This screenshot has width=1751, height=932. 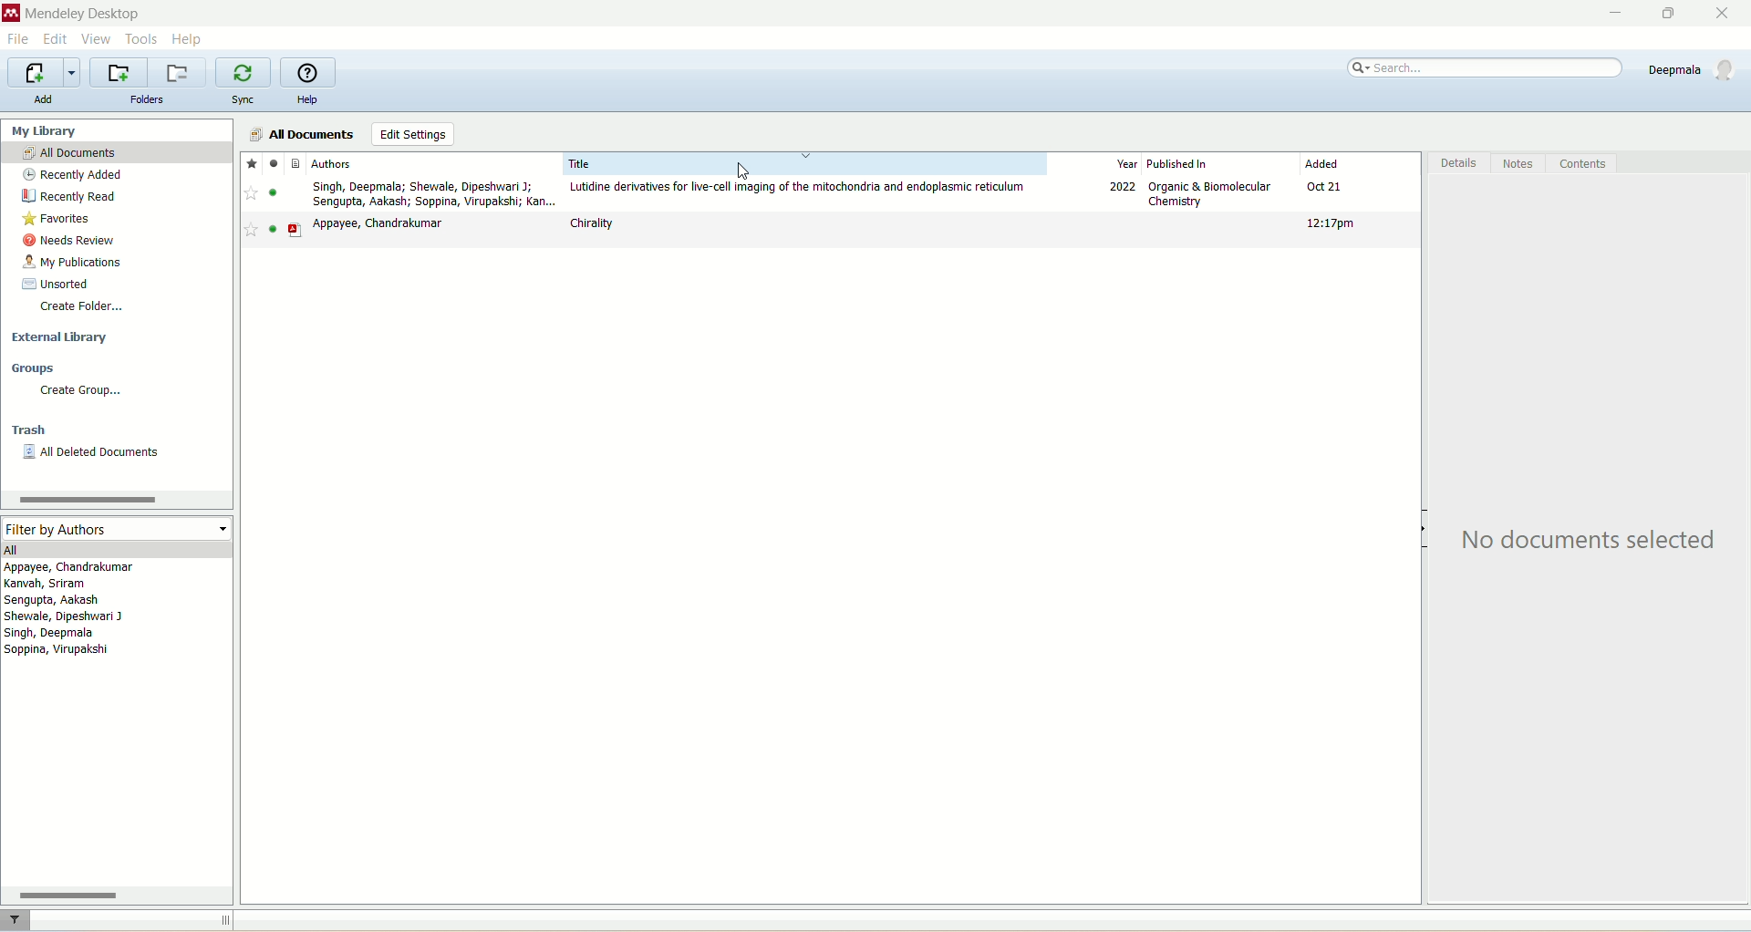 What do you see at coordinates (62, 283) in the screenshot?
I see `unsorted` at bounding box center [62, 283].